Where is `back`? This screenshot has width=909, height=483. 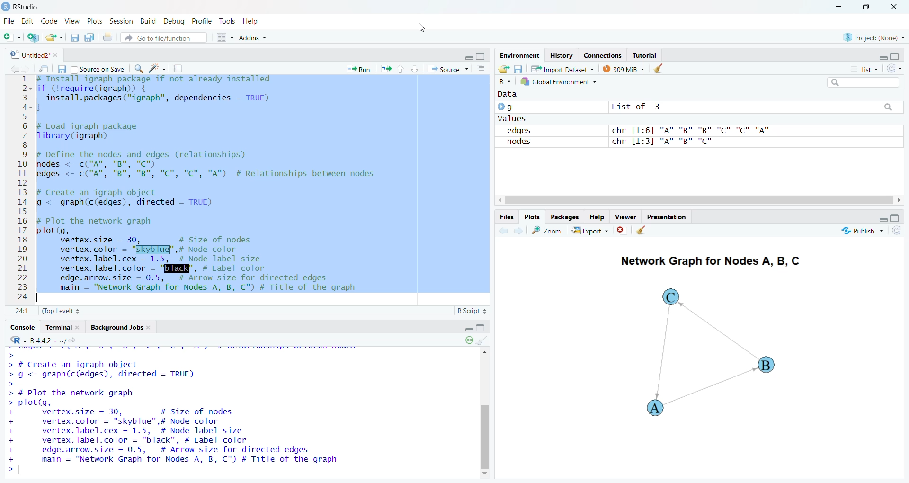
back is located at coordinates (501, 232).